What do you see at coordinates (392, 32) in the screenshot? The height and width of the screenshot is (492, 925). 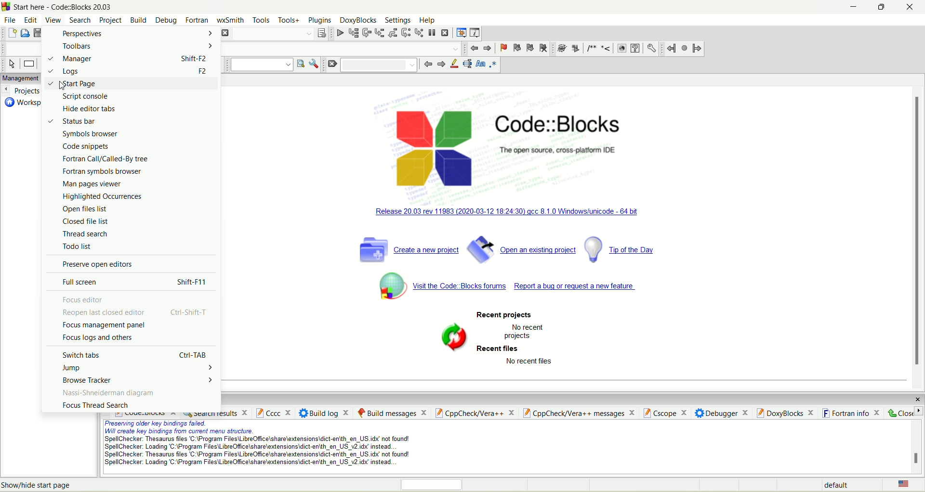 I see `step out` at bounding box center [392, 32].